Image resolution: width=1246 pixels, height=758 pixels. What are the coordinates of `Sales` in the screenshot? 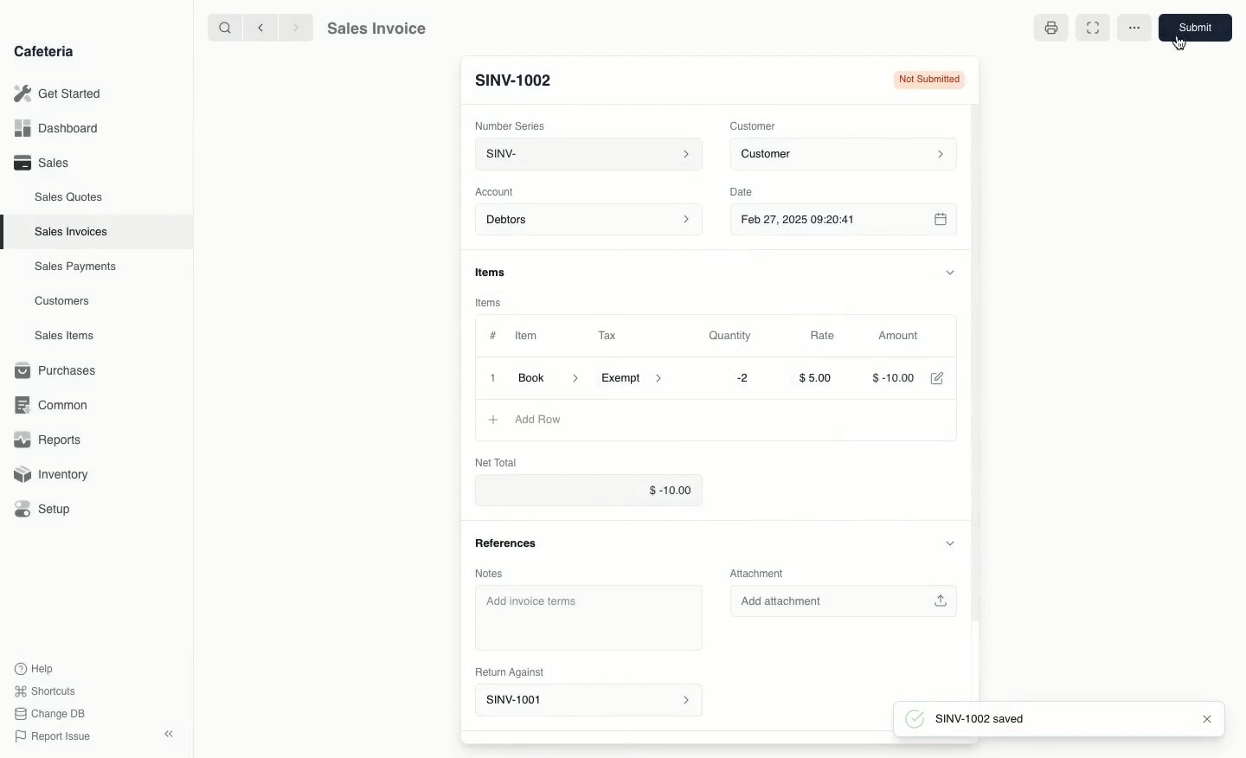 It's located at (44, 163).